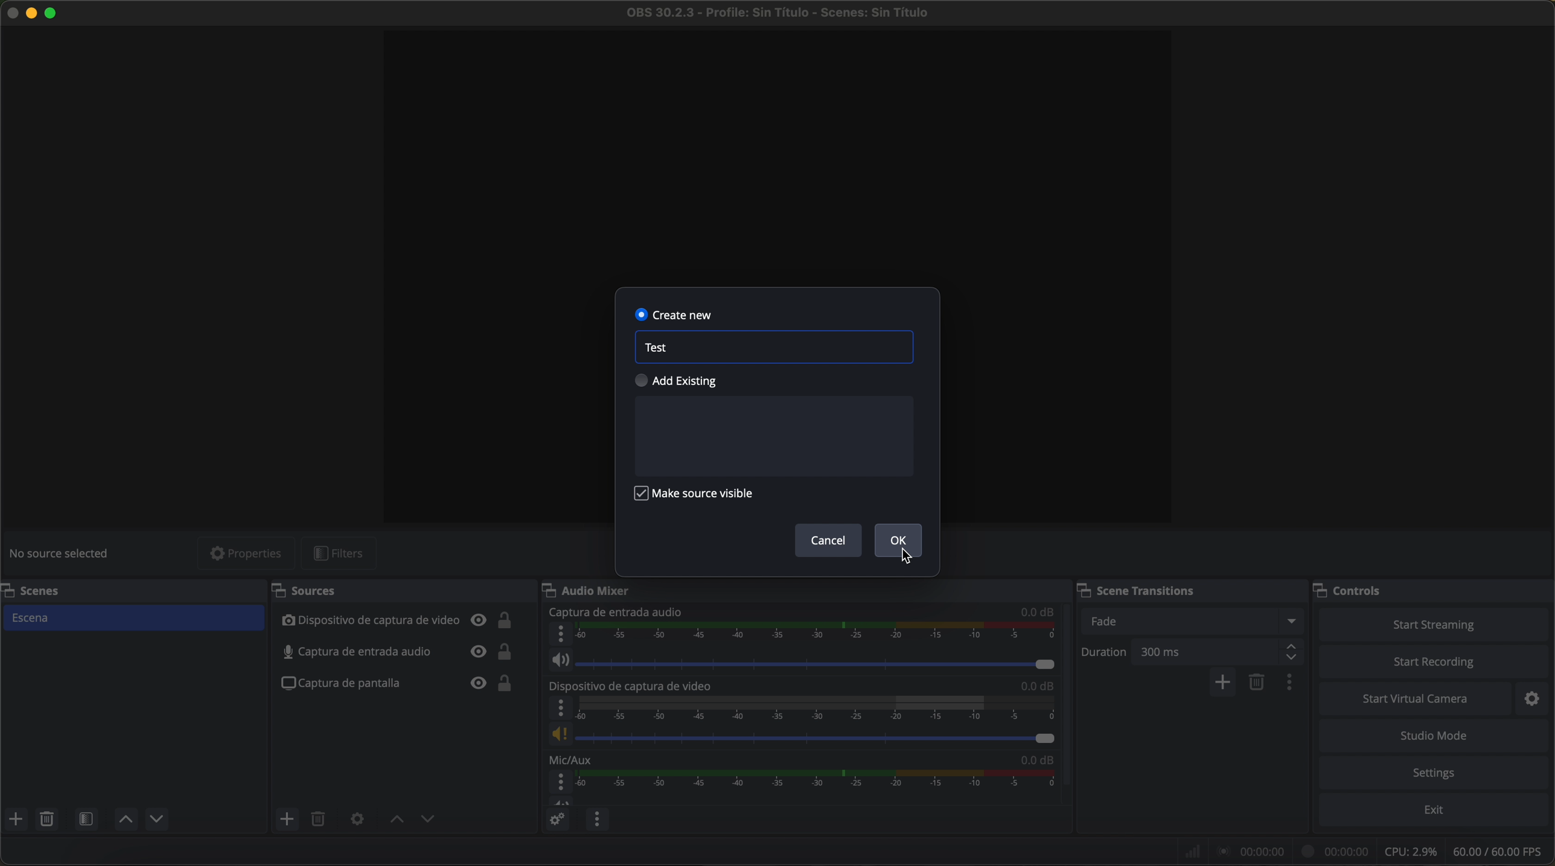 The width and height of the screenshot is (1555, 866). What do you see at coordinates (11, 11) in the screenshot?
I see `close program` at bounding box center [11, 11].